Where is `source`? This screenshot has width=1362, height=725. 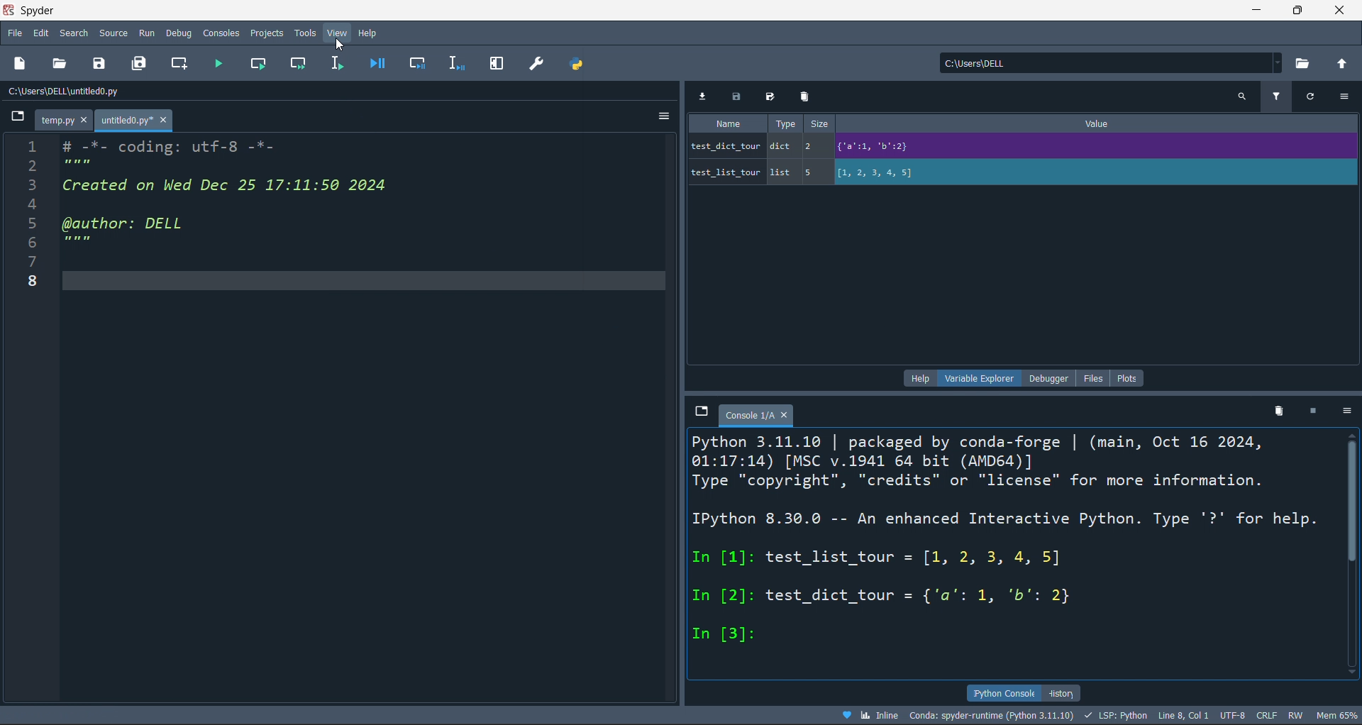 source is located at coordinates (112, 33).